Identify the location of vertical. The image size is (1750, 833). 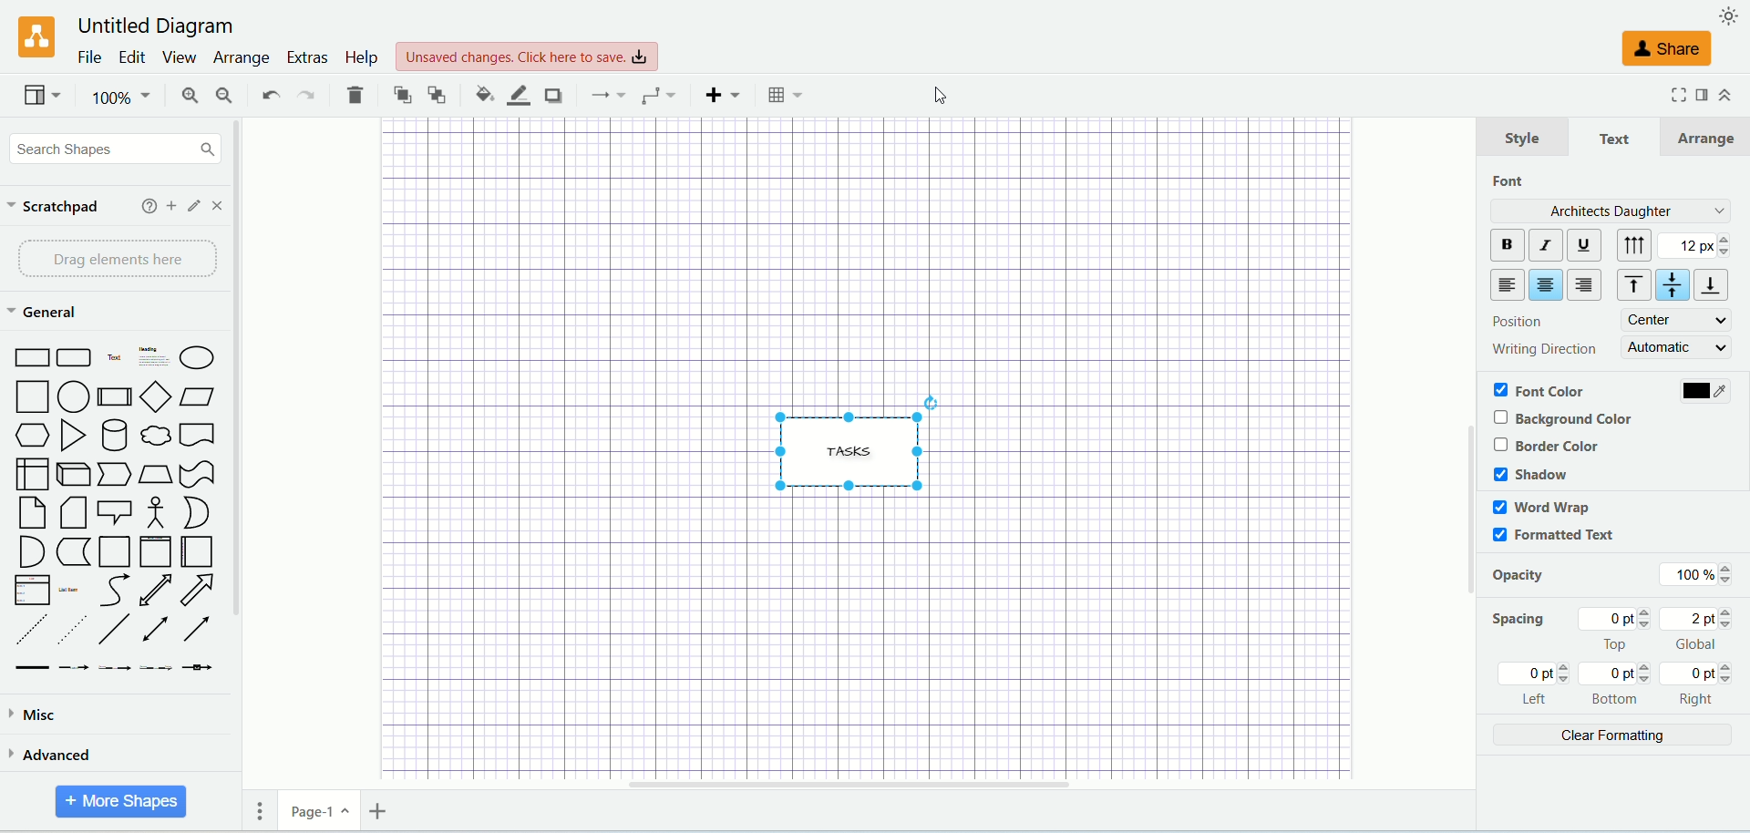
(1634, 244).